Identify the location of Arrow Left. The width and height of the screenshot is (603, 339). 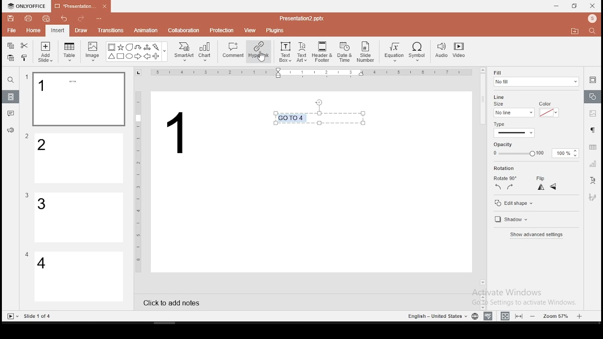
(147, 56).